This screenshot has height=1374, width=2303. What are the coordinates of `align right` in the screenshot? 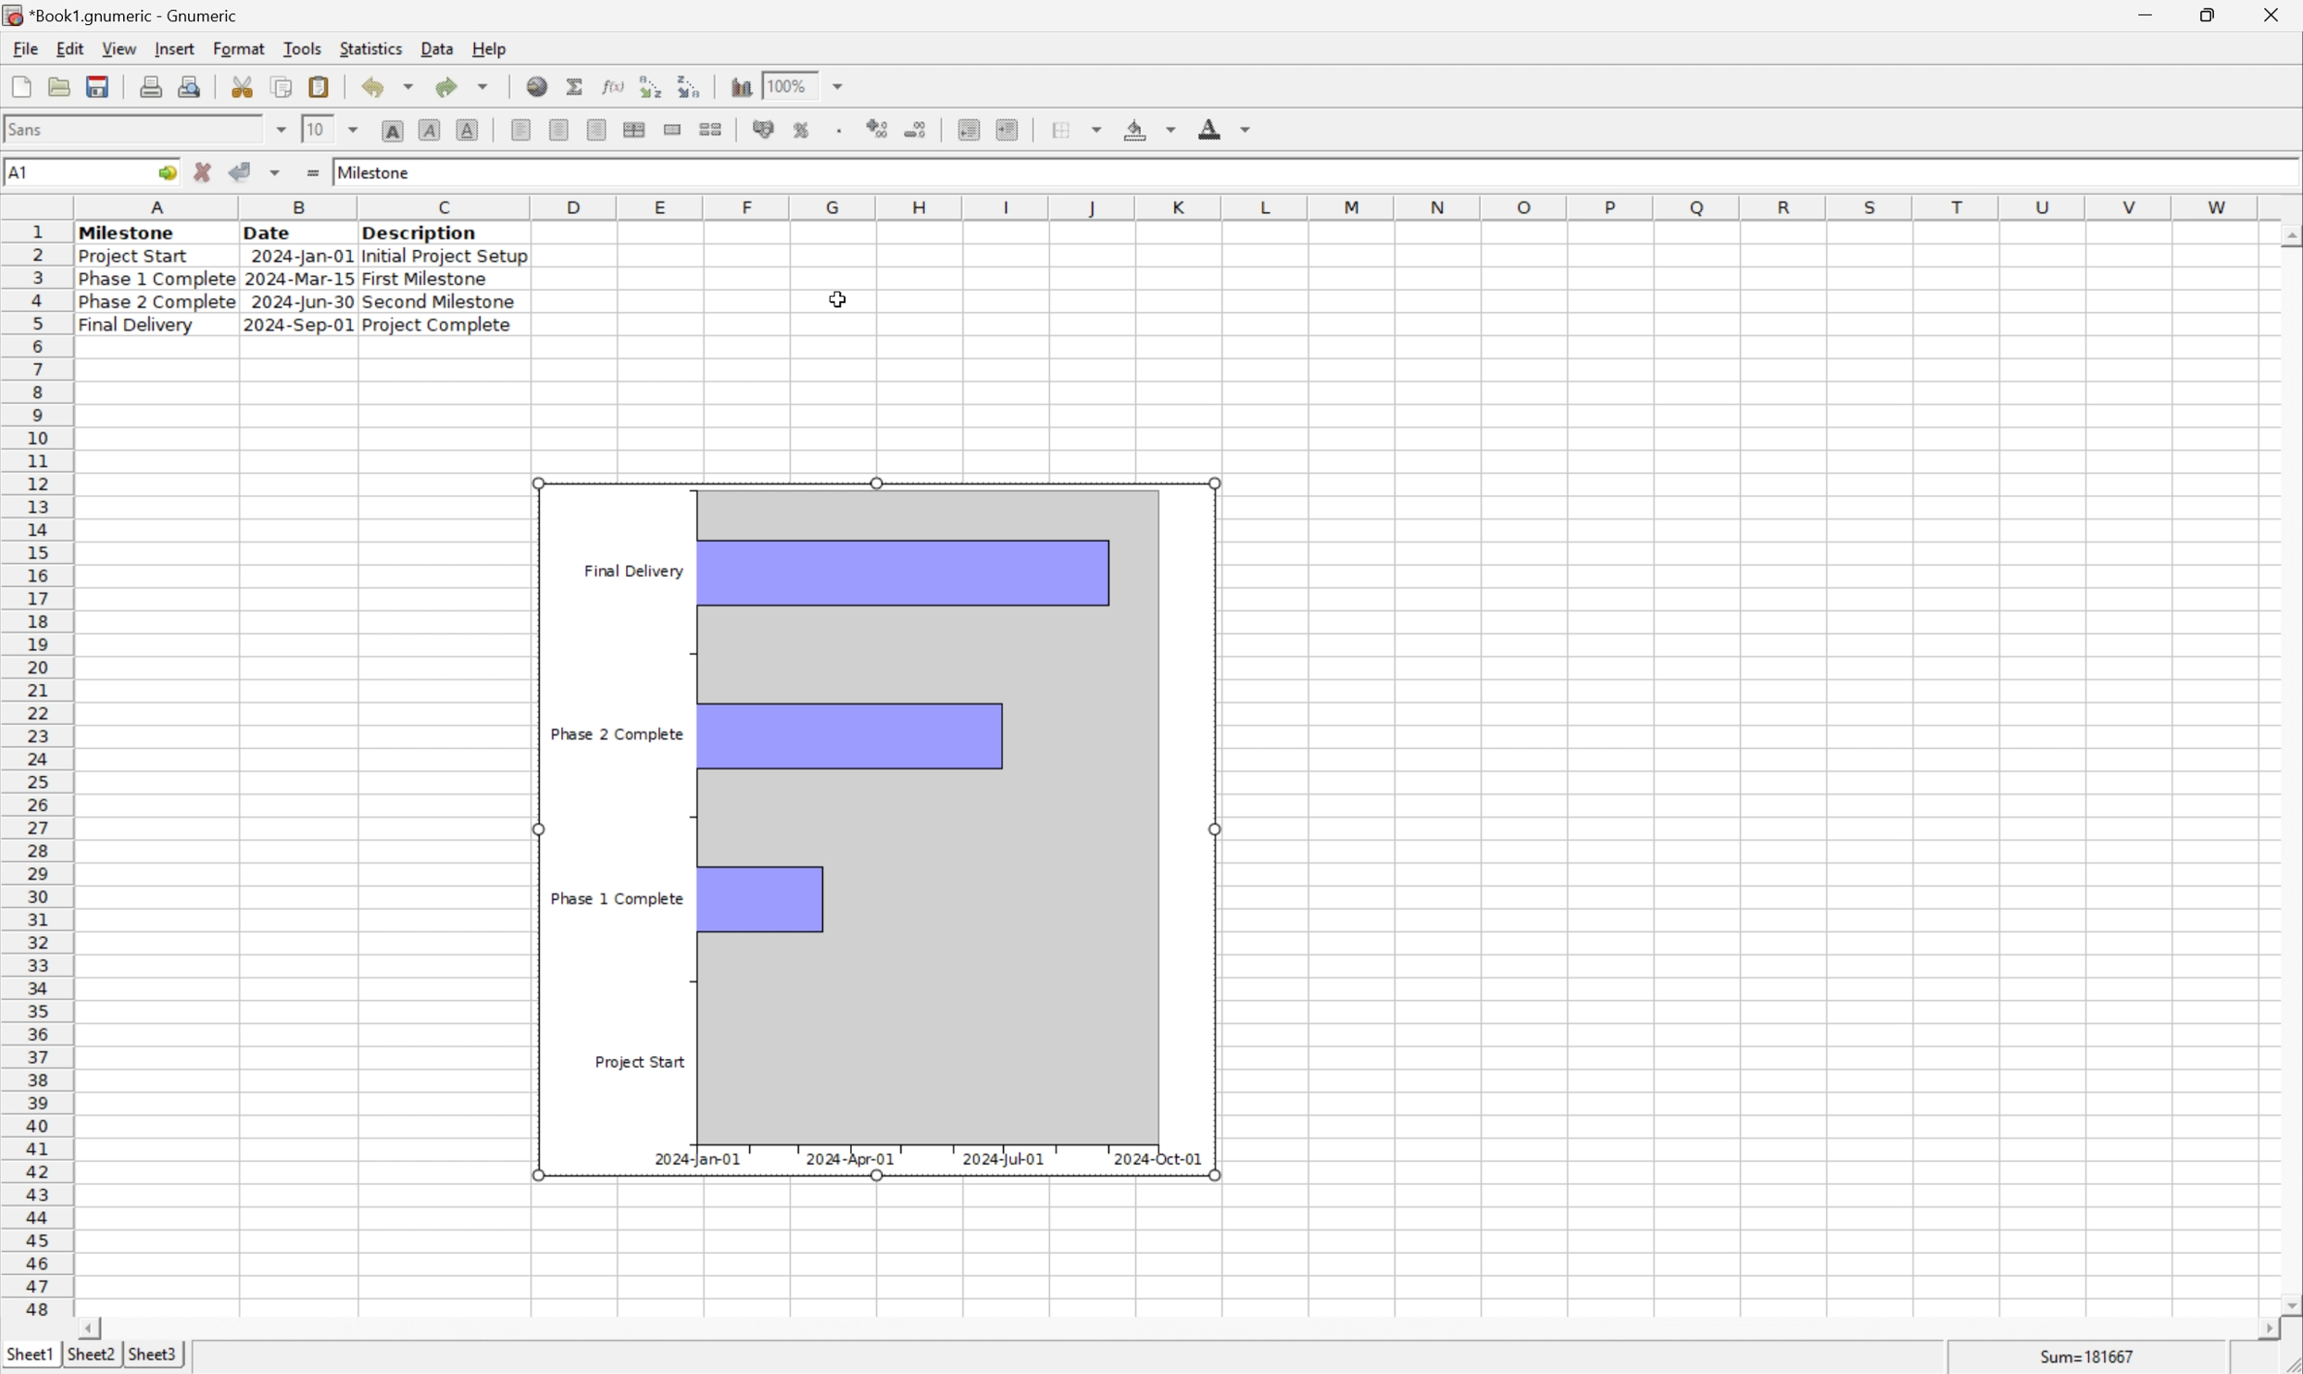 It's located at (595, 131).